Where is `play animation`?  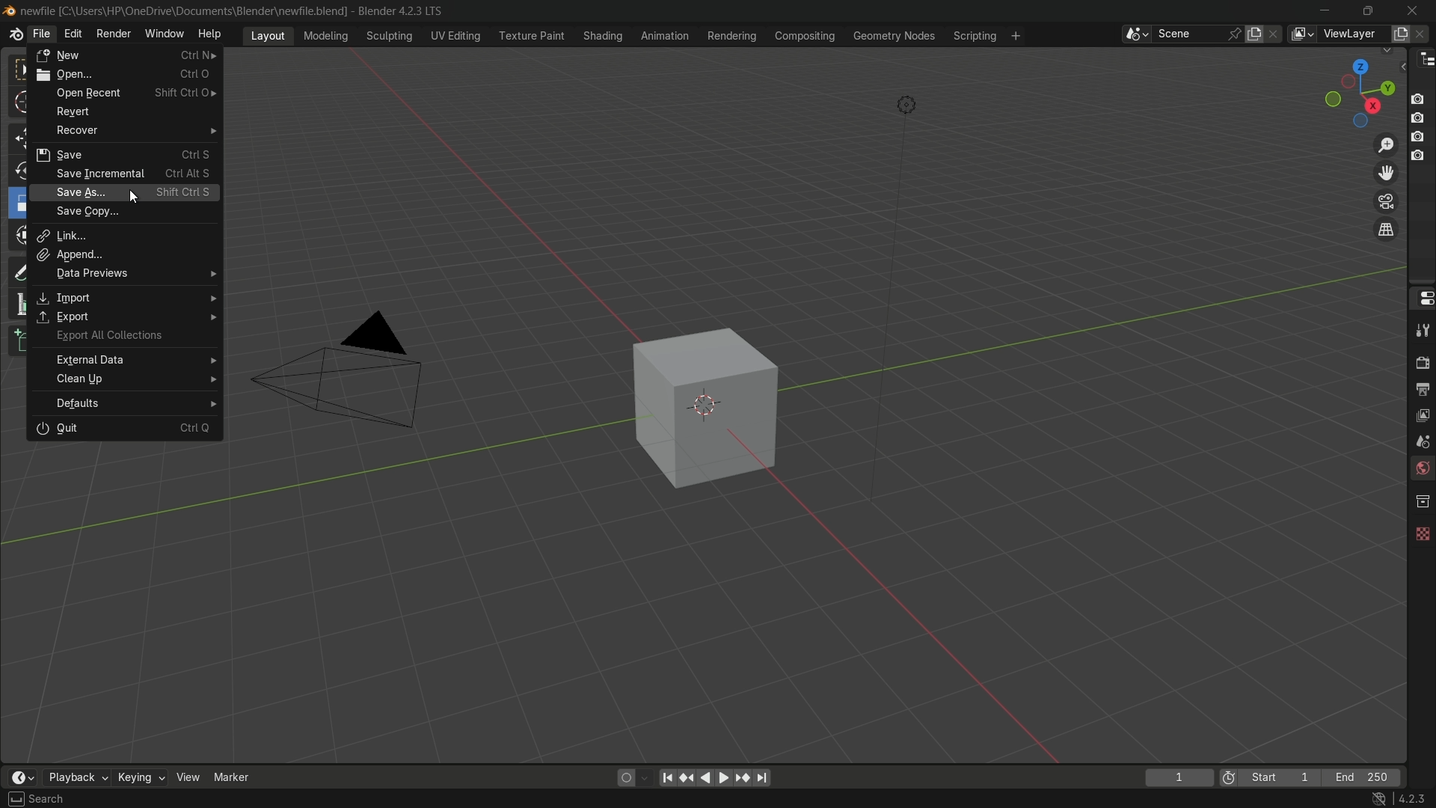 play animation is located at coordinates (715, 777).